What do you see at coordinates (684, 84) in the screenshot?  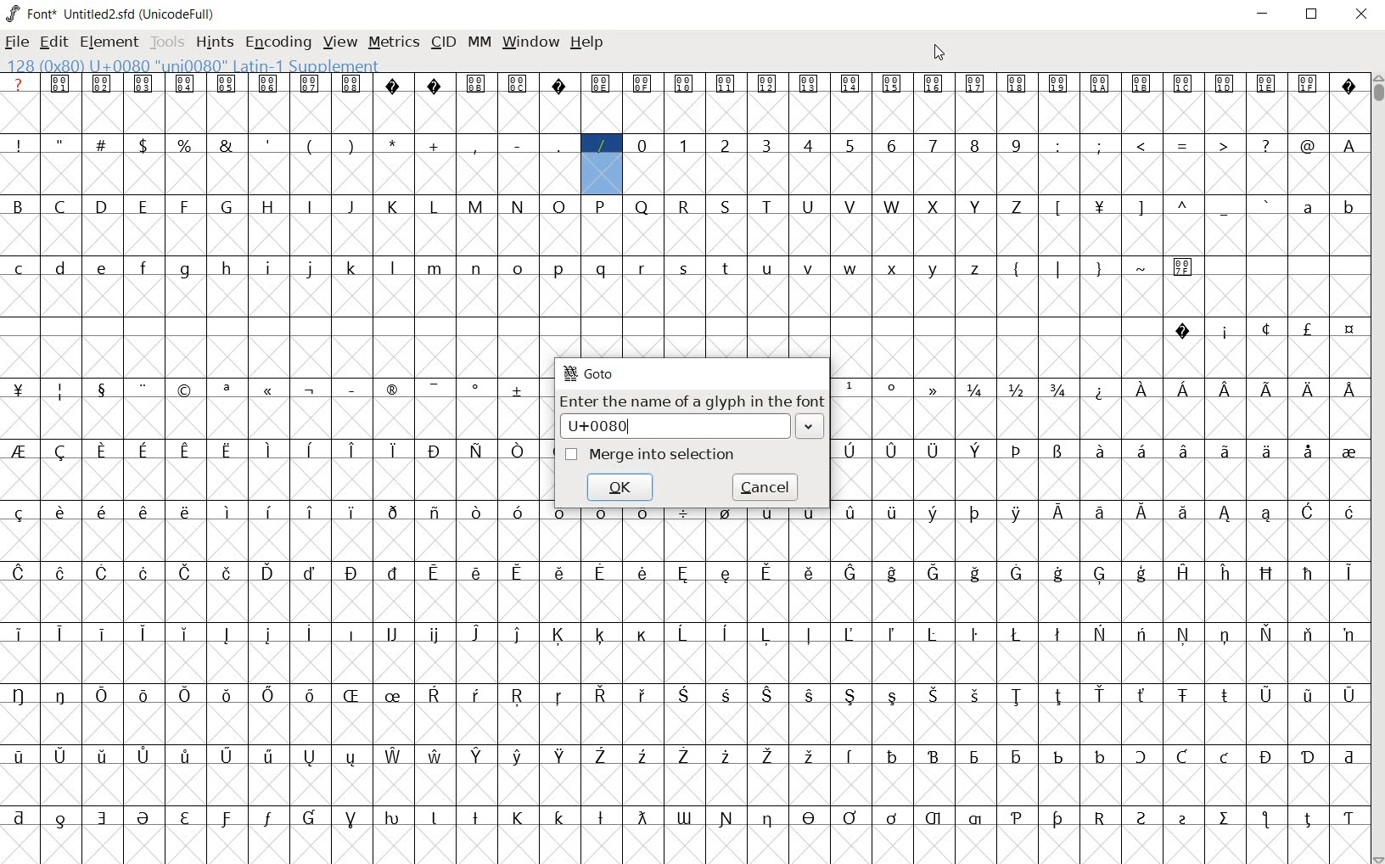 I see `glyph` at bounding box center [684, 84].